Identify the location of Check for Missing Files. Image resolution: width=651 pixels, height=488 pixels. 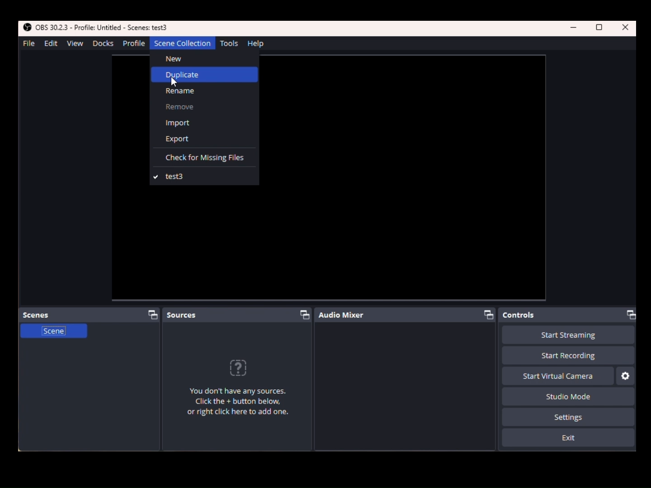
(204, 158).